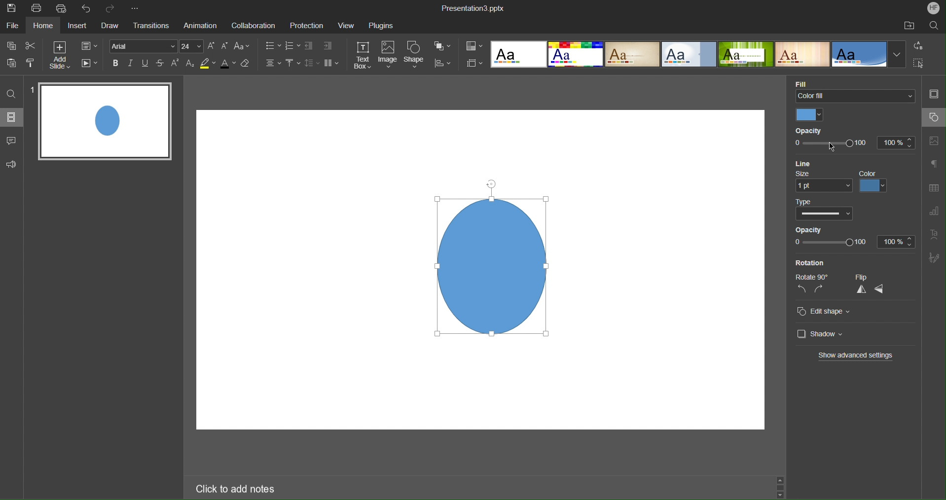 The width and height of the screenshot is (946, 500). I want to click on Scroll bar, so click(783, 485).